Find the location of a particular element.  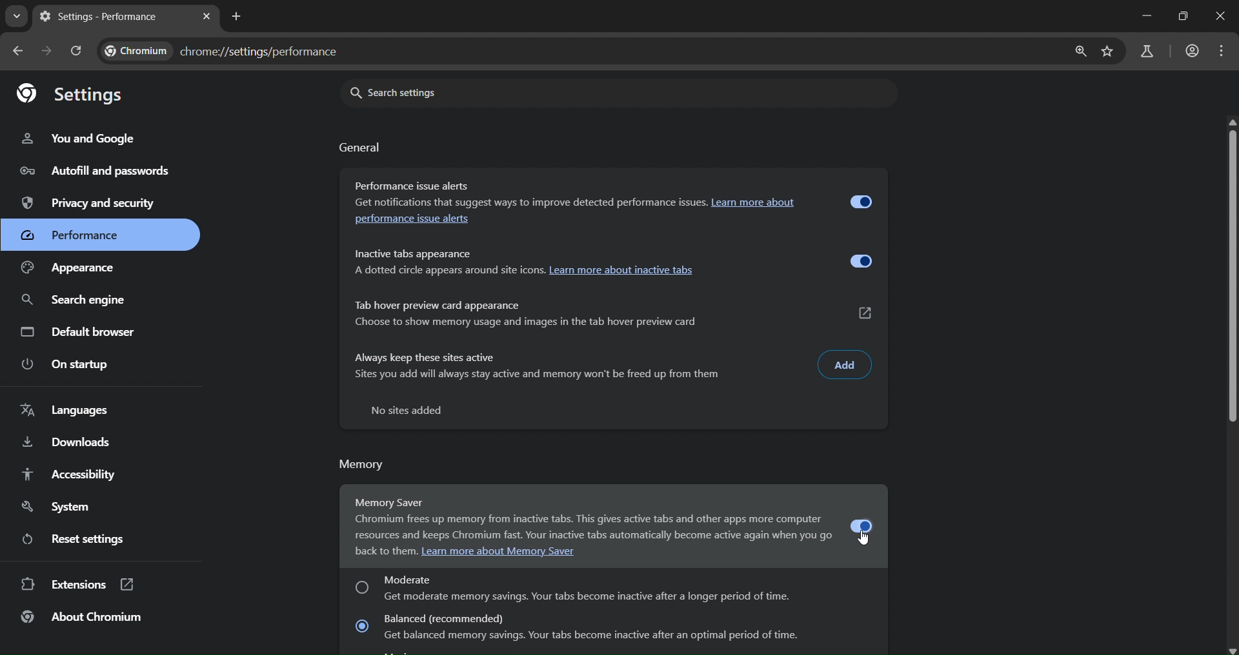

search labs is located at coordinates (1144, 52).